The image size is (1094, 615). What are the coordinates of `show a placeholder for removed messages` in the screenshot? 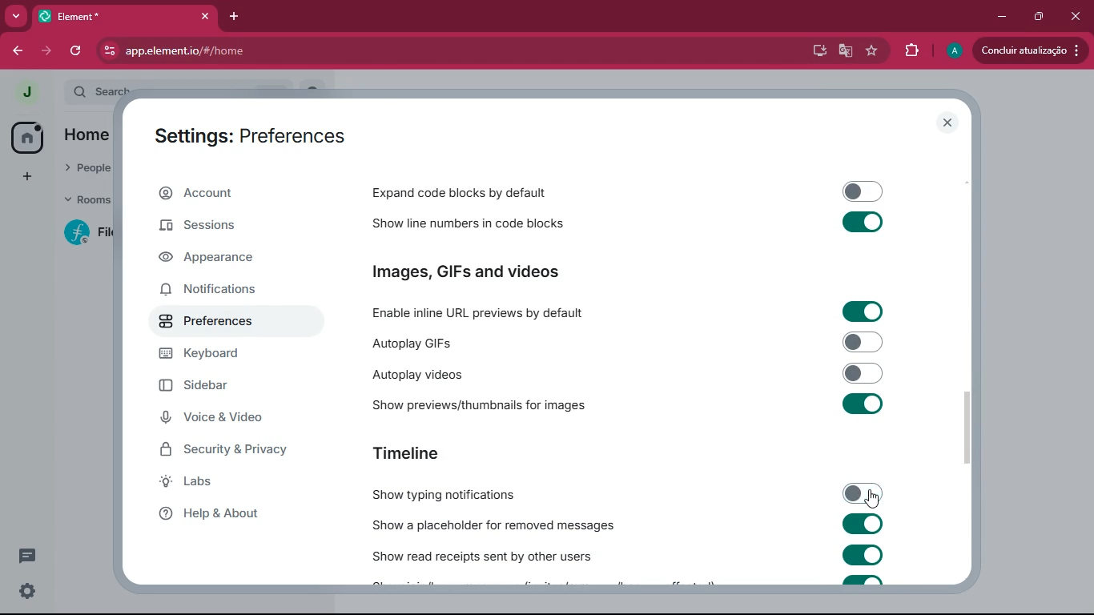 It's located at (493, 523).